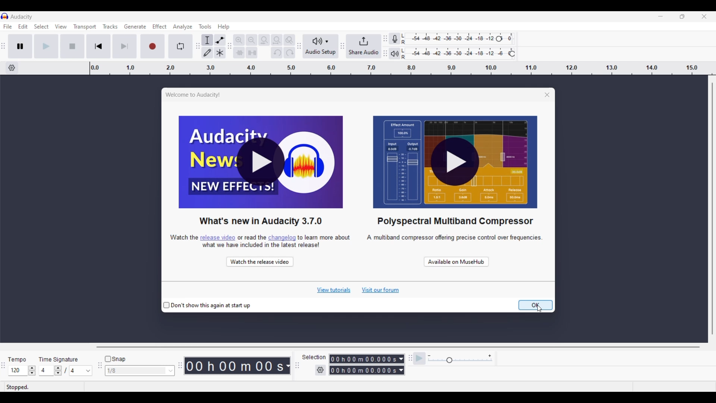 The width and height of the screenshot is (716, 403). Describe the element at coordinates (115, 359) in the screenshot. I see `Snap ` at that location.